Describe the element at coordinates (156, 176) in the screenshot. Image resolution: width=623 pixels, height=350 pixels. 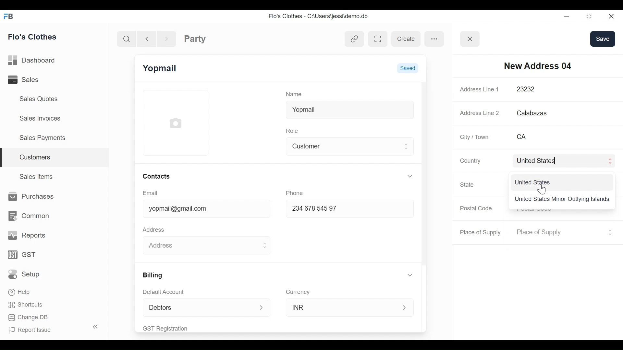
I see `Contacts` at that location.